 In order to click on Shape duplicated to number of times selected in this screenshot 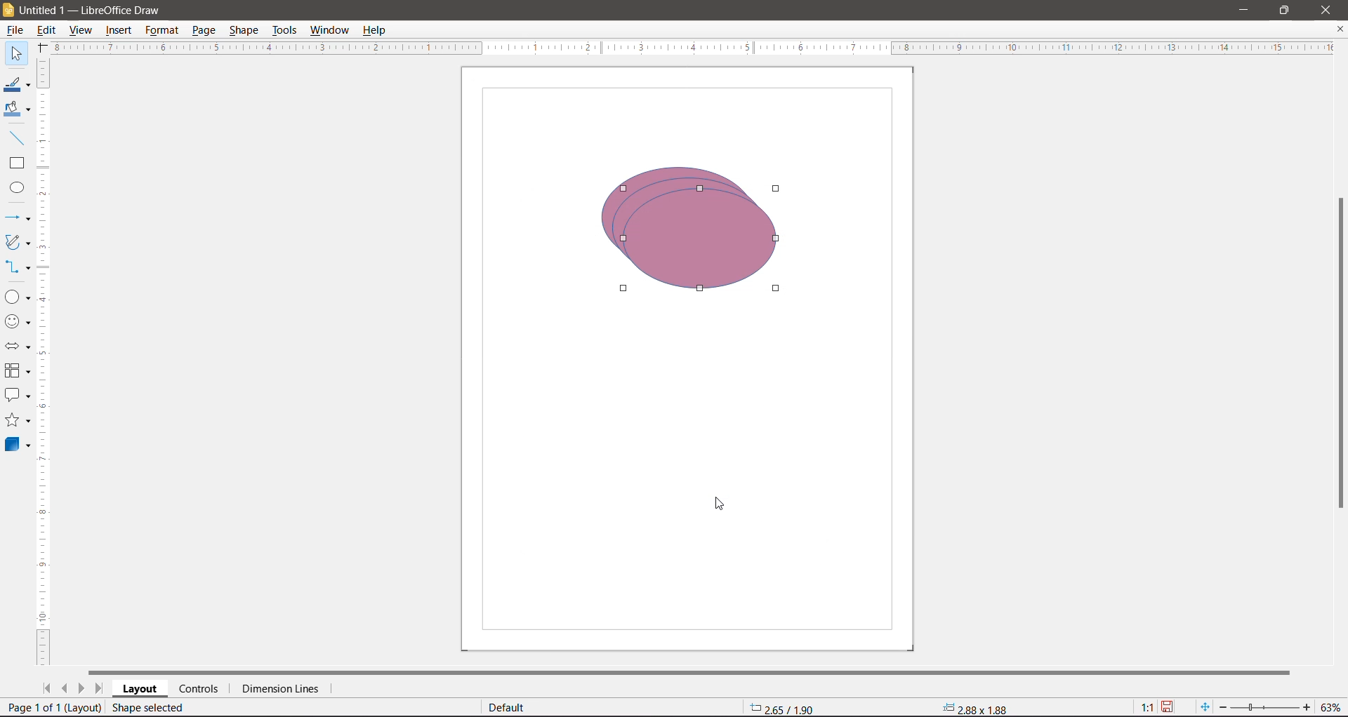, I will do `click(692, 232)`.